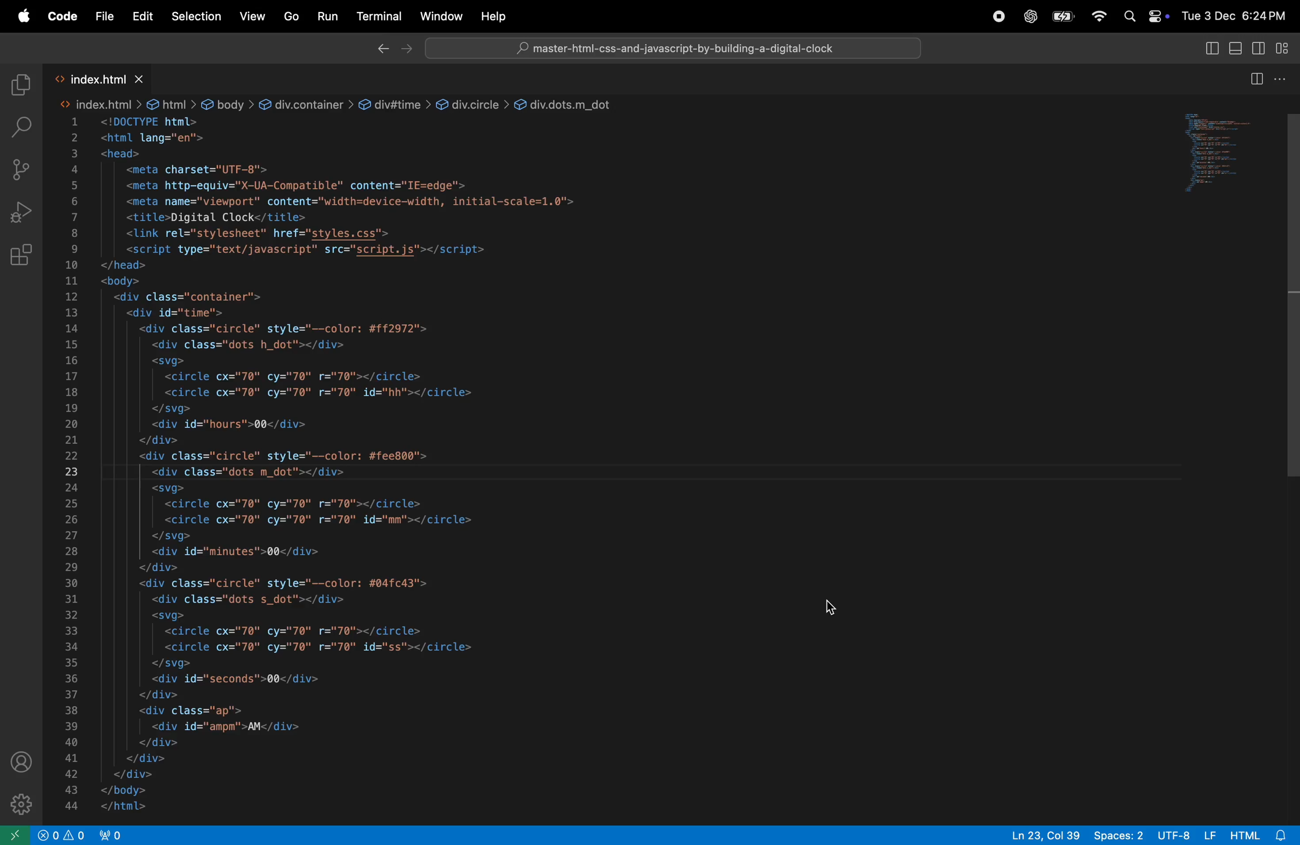  I want to click on Selection, so click(194, 17).